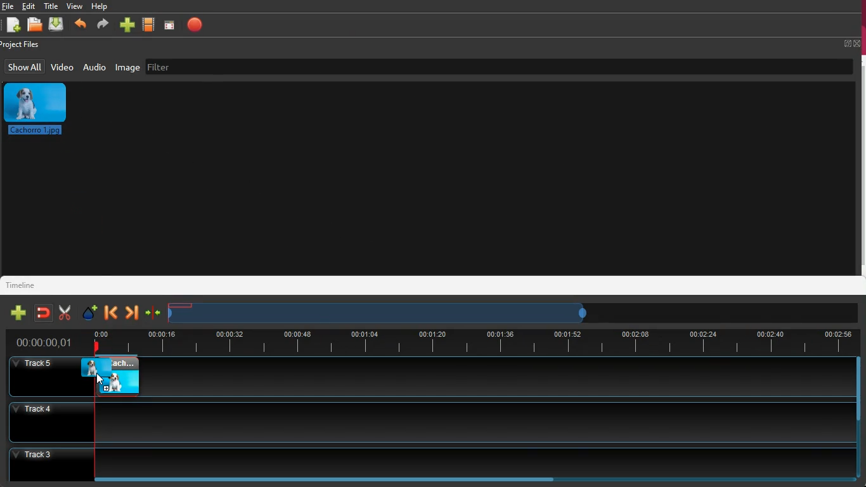 Image resolution: width=866 pixels, height=487 pixels. What do you see at coordinates (96, 68) in the screenshot?
I see `audio` at bounding box center [96, 68].